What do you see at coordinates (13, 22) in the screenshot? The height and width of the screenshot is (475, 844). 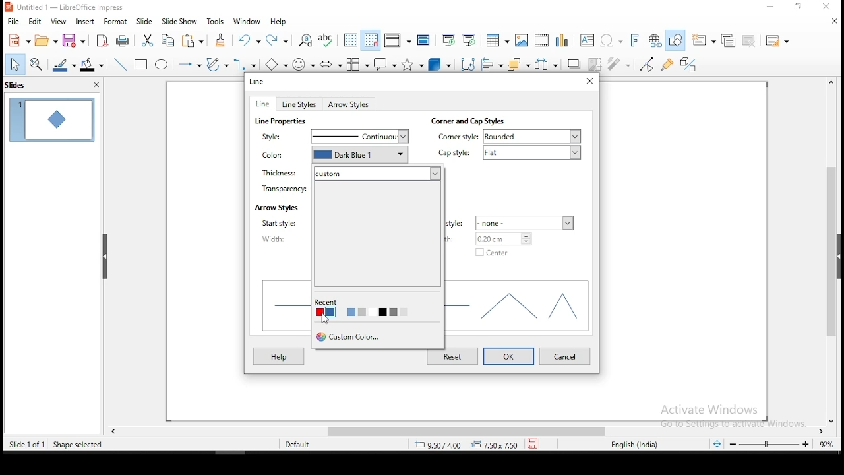 I see `file` at bounding box center [13, 22].